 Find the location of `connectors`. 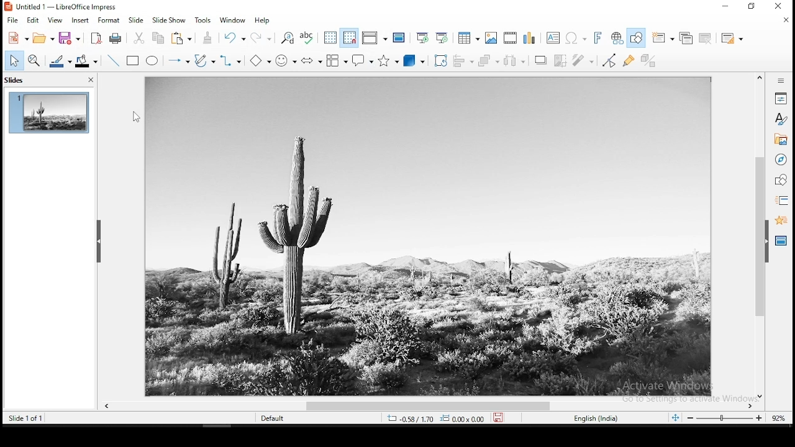

connectors is located at coordinates (231, 60).